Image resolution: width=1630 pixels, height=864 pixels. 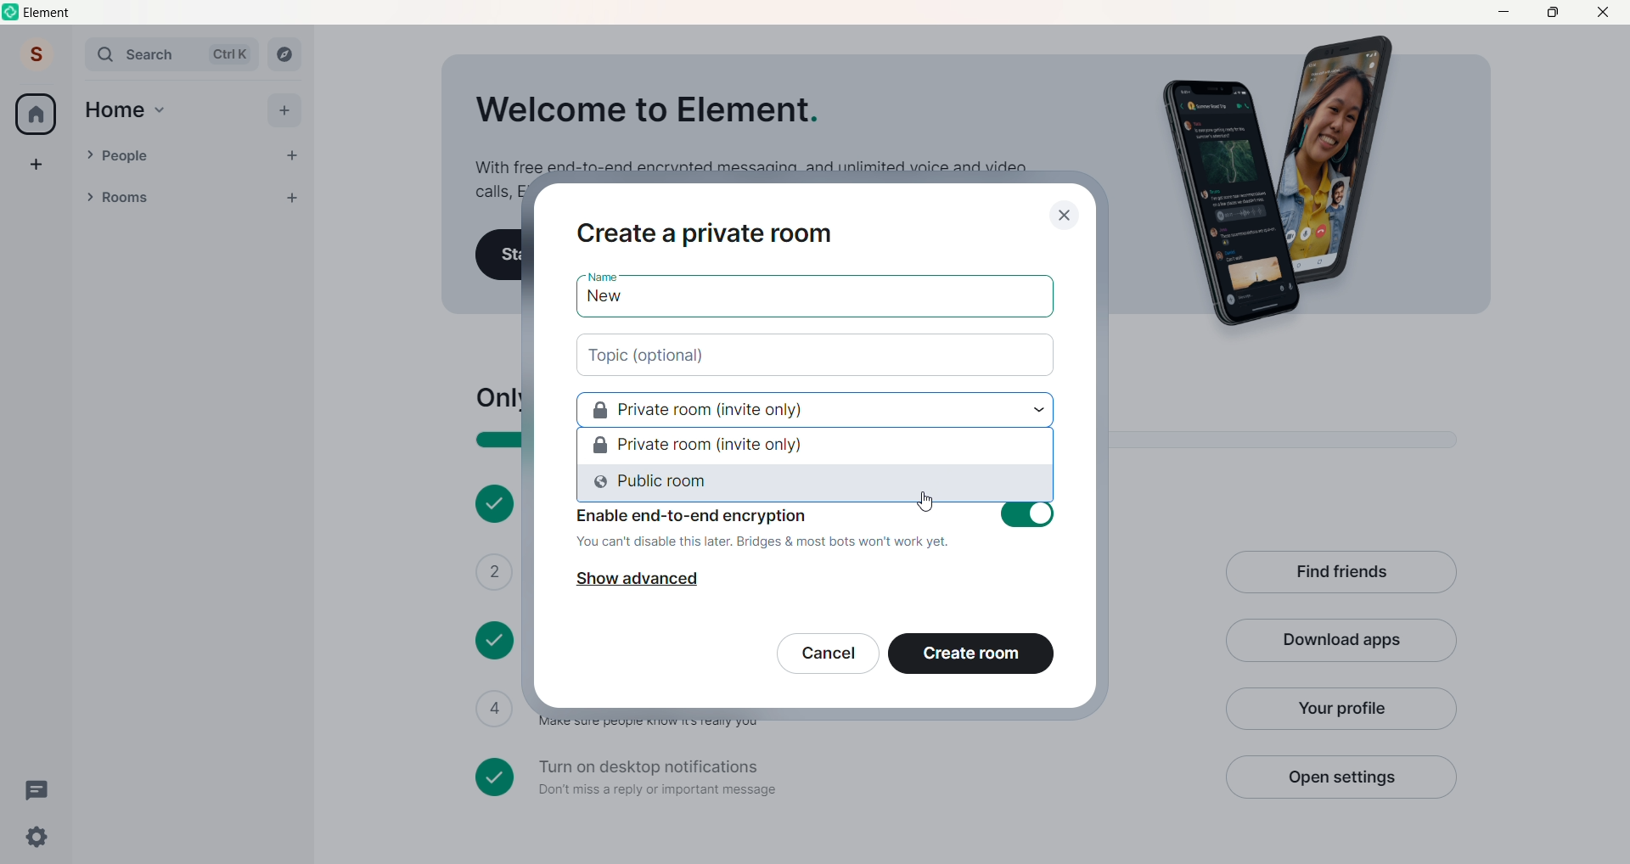 What do you see at coordinates (839, 777) in the screenshot?
I see `Turn on desktop notifications
Don't miss a reply or important message` at bounding box center [839, 777].